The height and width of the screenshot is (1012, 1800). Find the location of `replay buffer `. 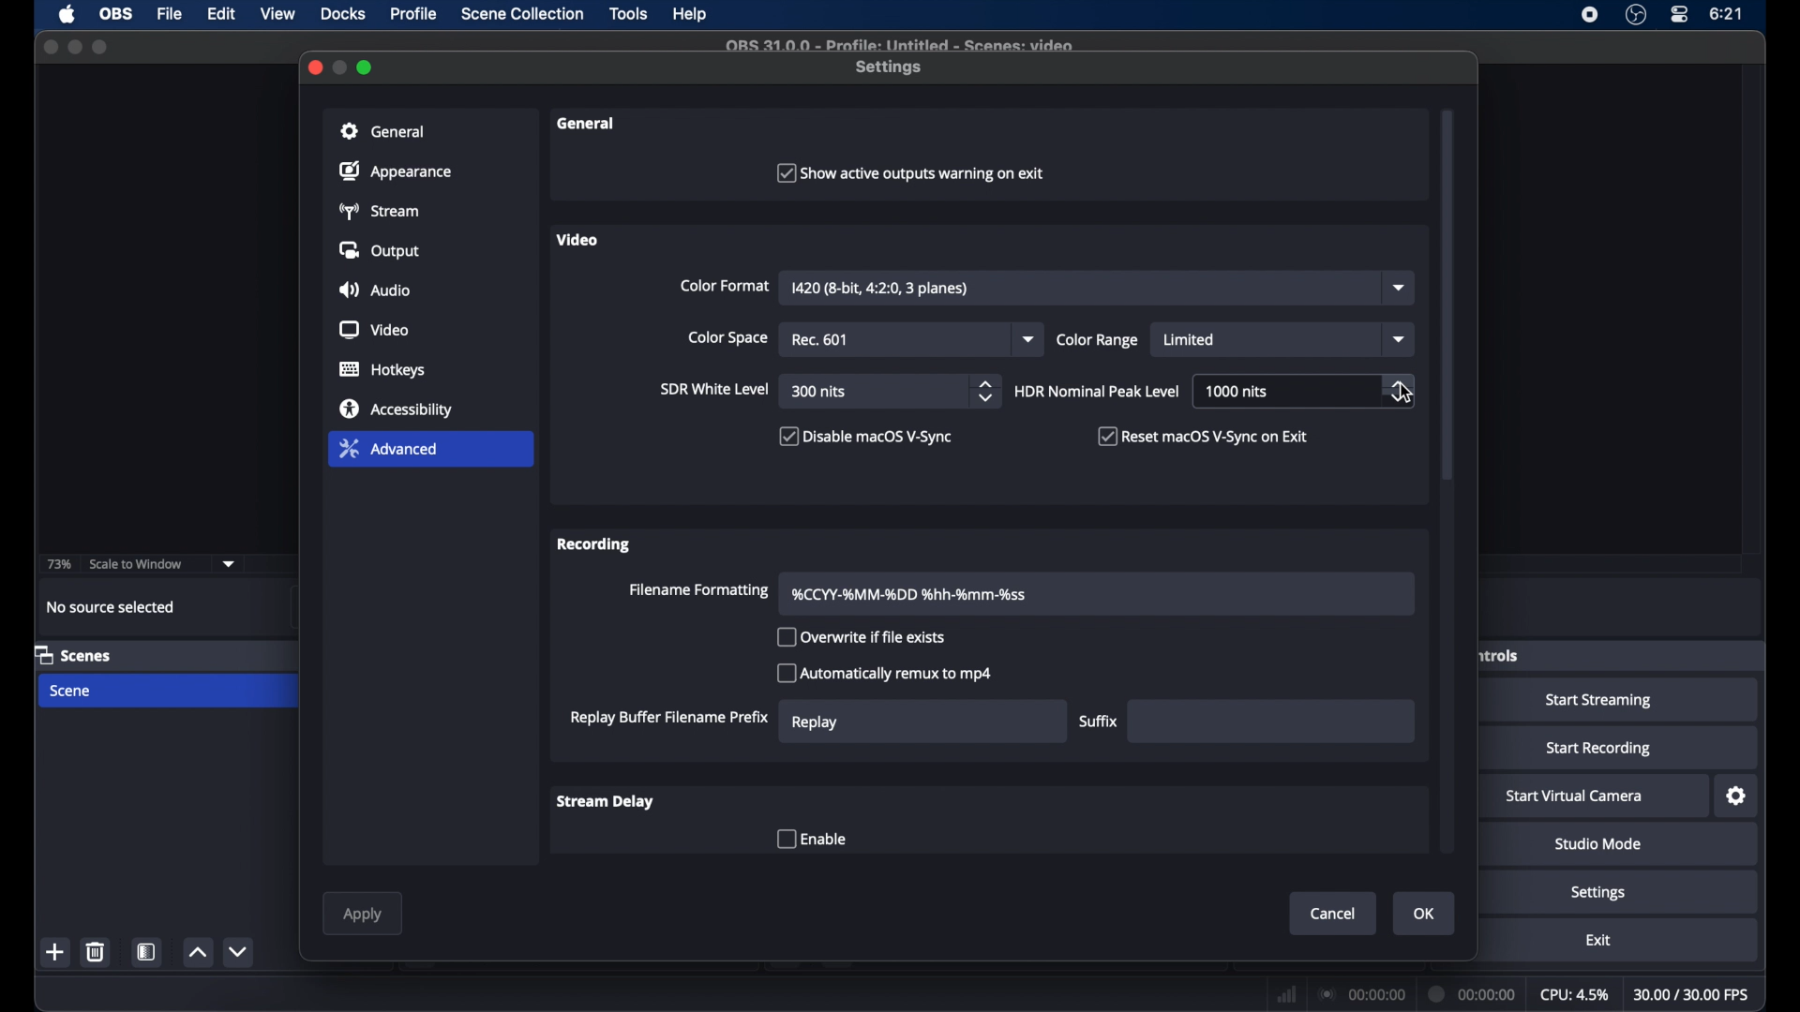

replay buffer  is located at coordinates (670, 719).